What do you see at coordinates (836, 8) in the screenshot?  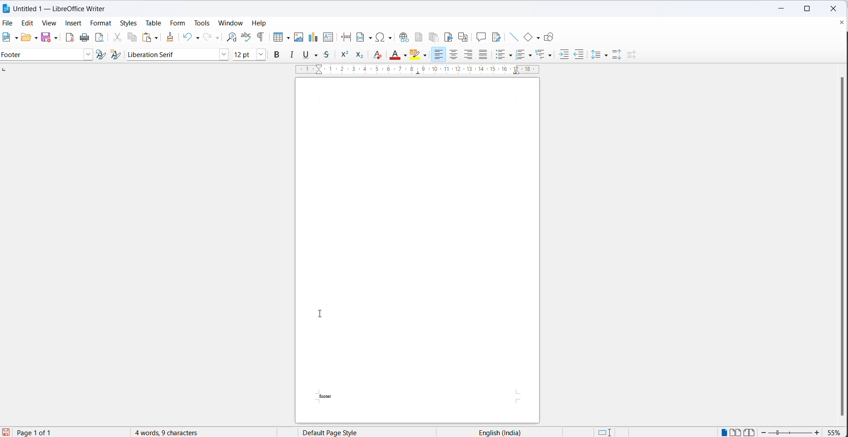 I see `close` at bounding box center [836, 8].